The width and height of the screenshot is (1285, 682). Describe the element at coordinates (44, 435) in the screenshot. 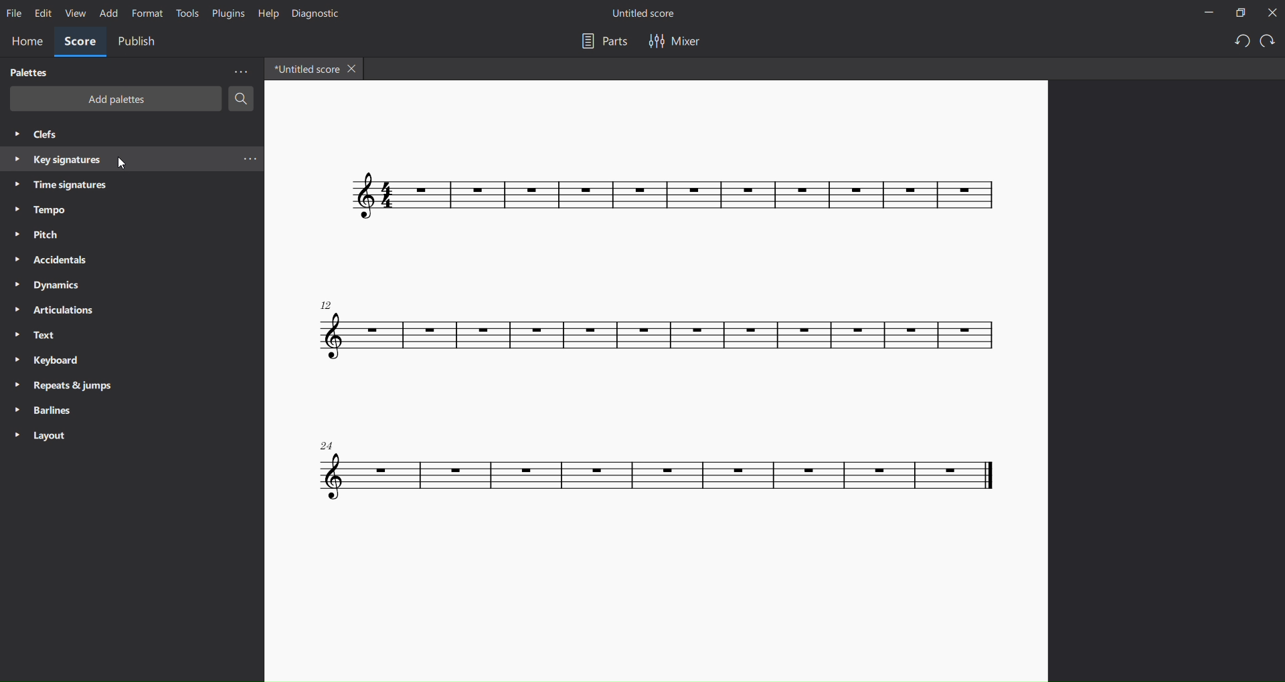

I see `layout` at that location.